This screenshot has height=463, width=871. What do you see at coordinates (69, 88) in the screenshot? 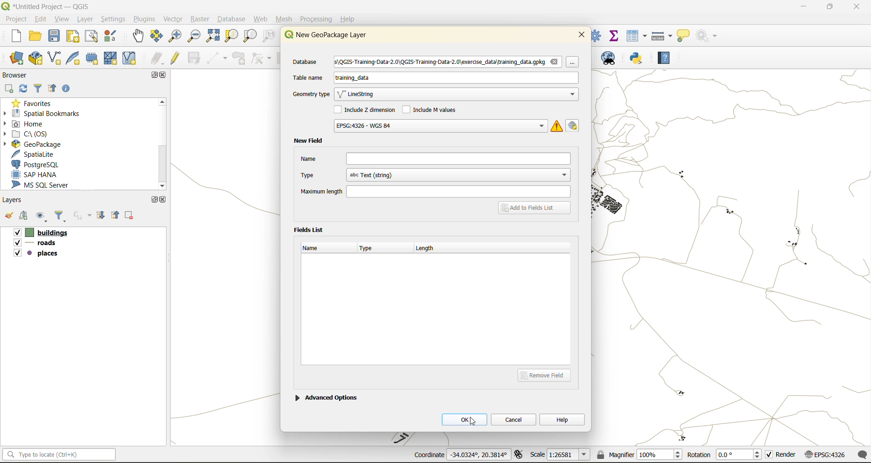
I see `enable properties` at bounding box center [69, 88].